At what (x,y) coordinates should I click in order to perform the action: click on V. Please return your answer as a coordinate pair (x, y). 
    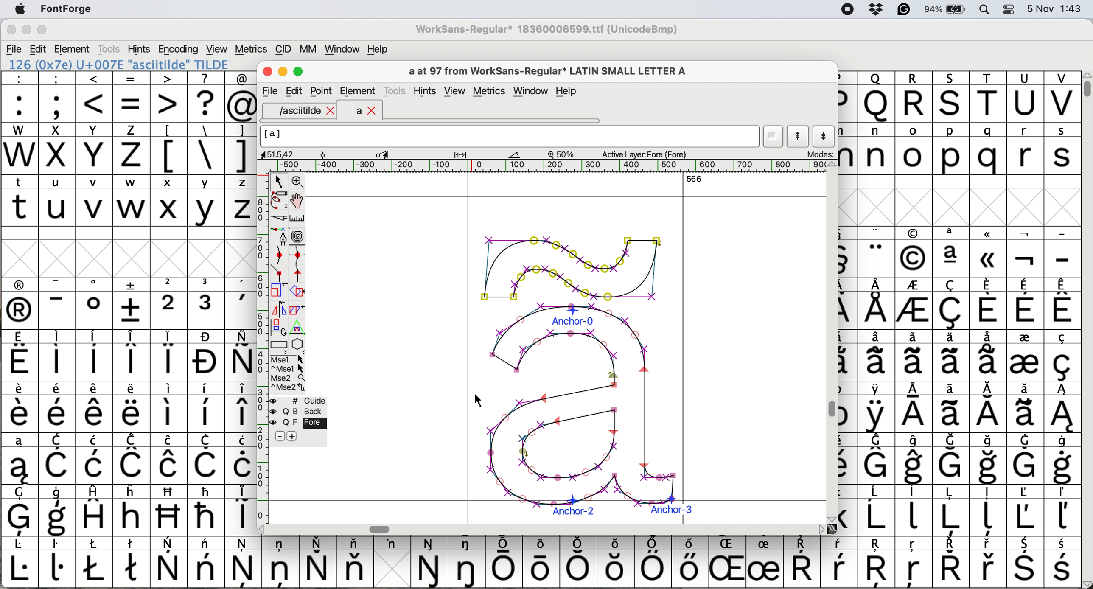
    Looking at the image, I should click on (1062, 97).